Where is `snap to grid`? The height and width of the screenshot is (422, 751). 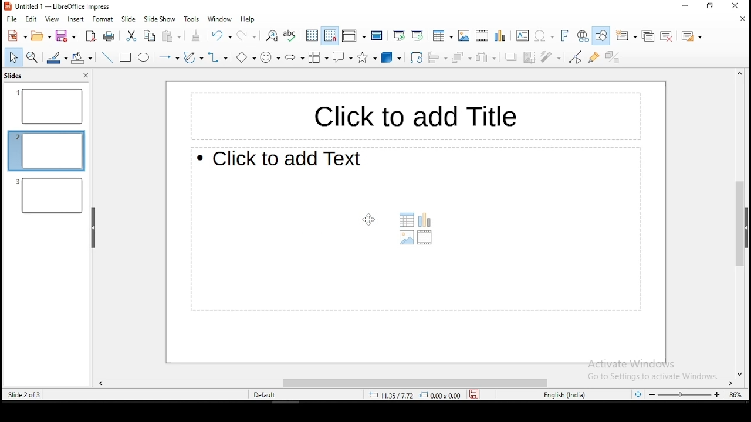 snap to grid is located at coordinates (329, 36).